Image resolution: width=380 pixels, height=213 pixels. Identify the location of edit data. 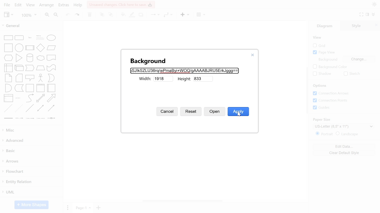
(345, 146).